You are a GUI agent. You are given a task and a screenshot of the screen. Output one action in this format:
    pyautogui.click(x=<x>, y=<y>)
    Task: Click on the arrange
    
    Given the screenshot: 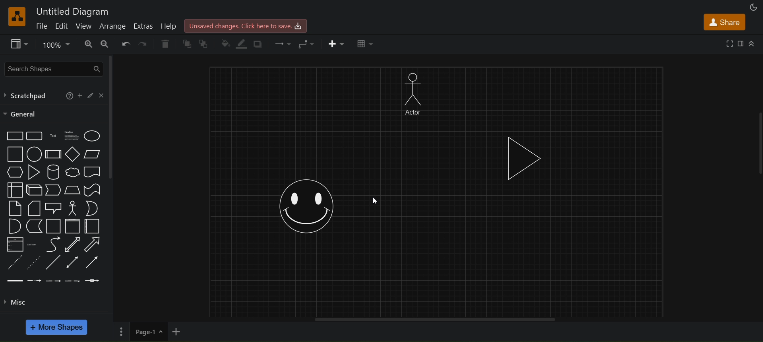 What is the action you would take?
    pyautogui.click(x=112, y=25)
    